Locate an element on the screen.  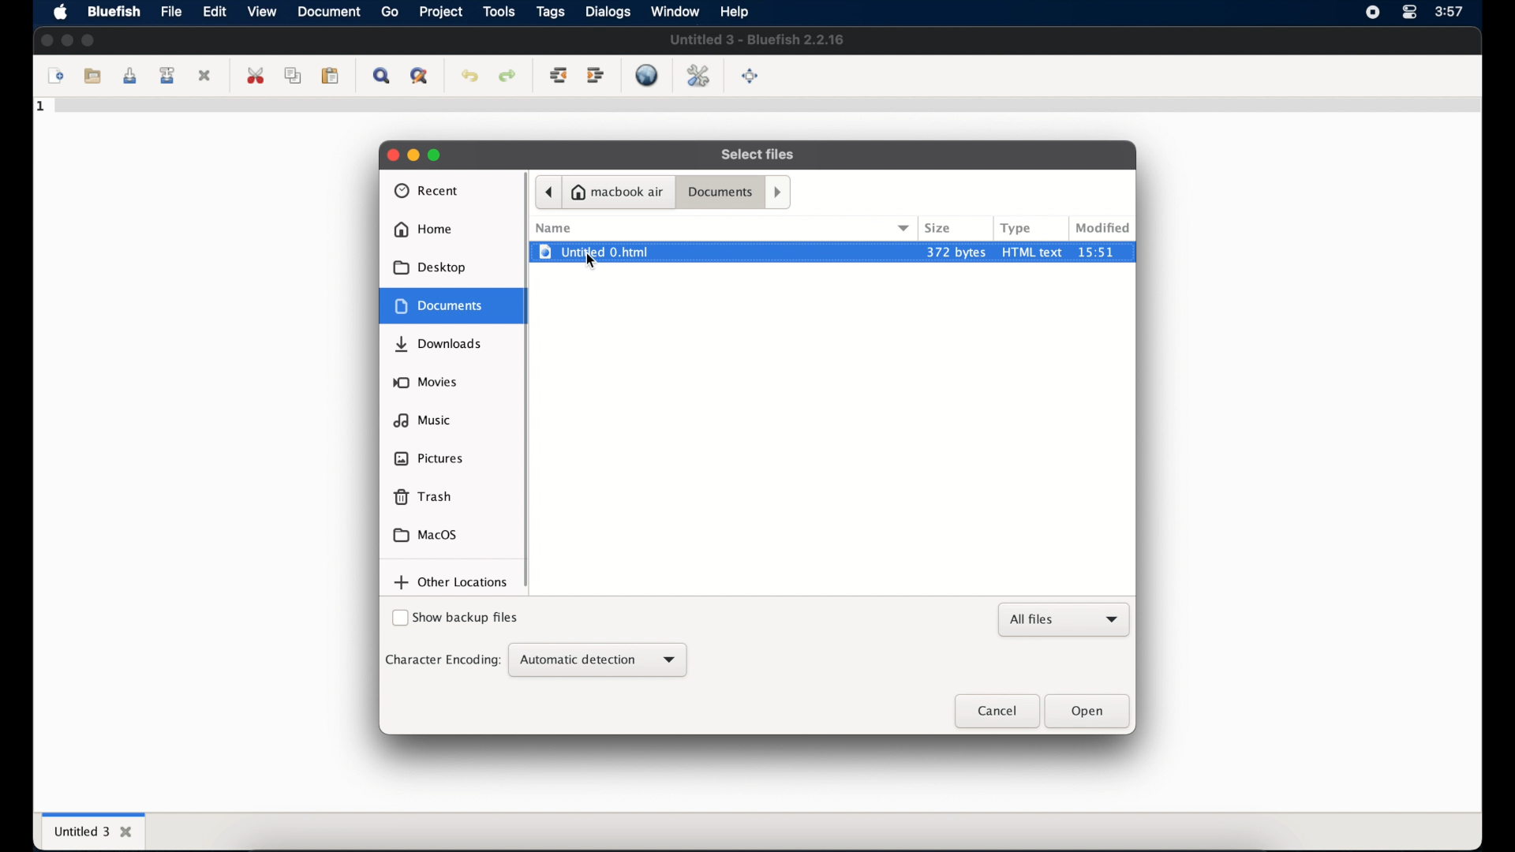
close is located at coordinates (390, 154).